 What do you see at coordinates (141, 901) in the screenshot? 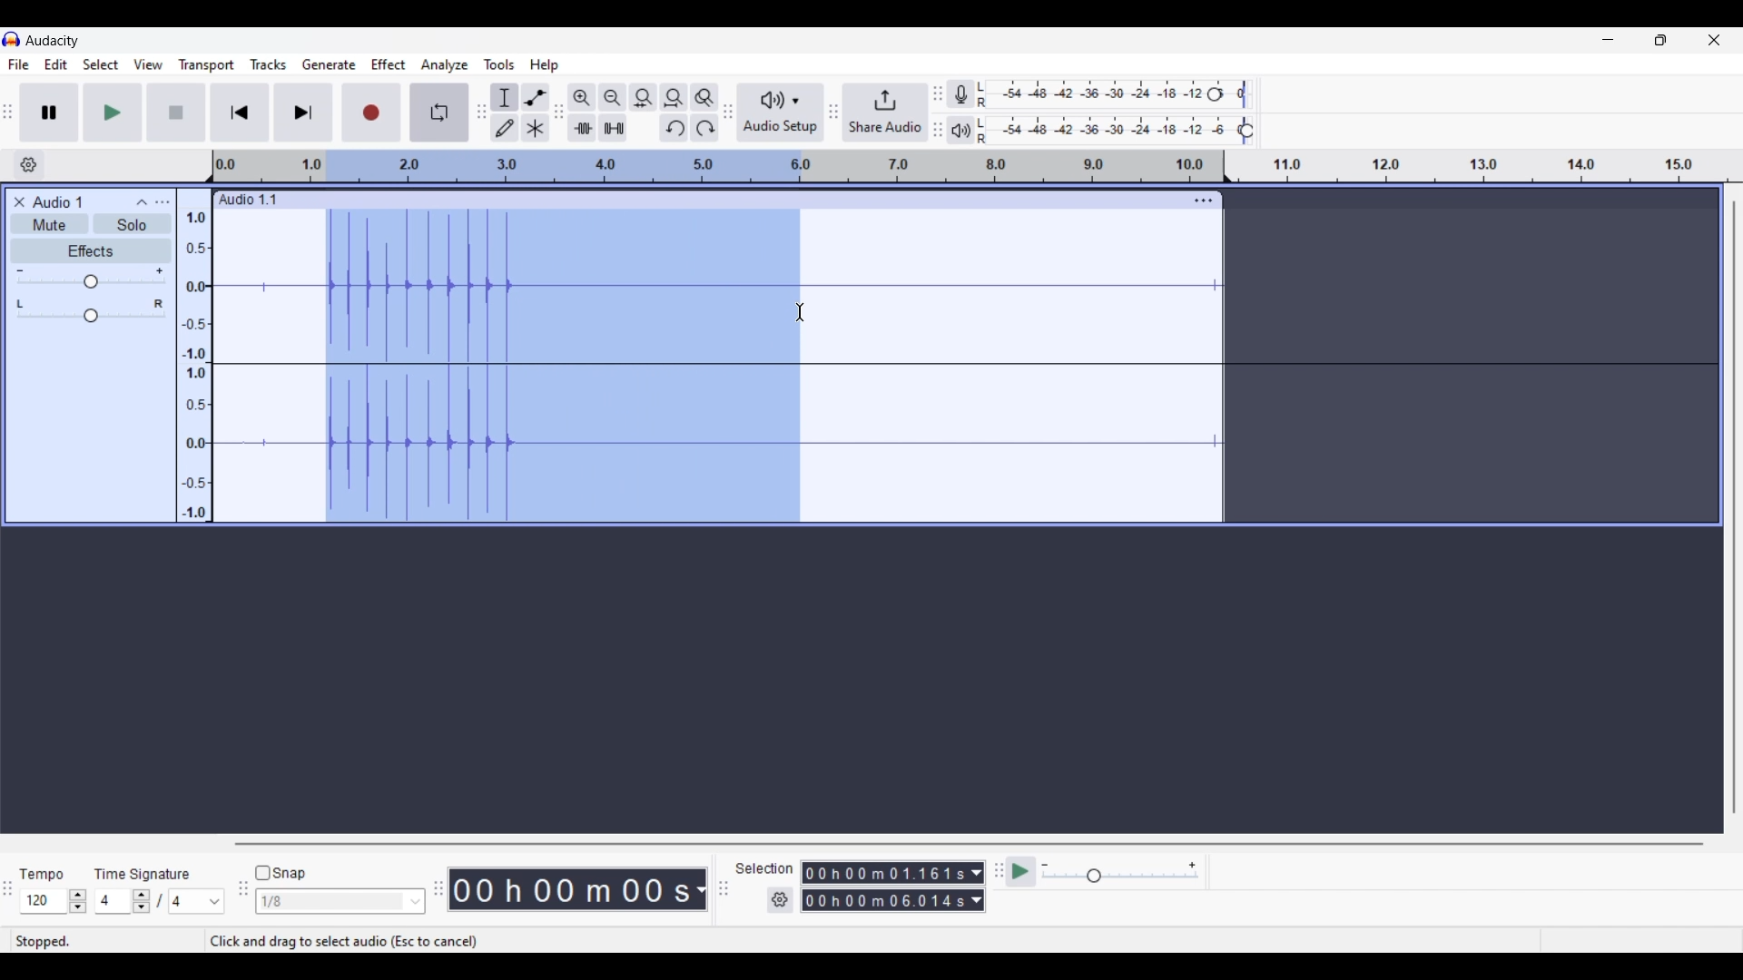
I see `Increase/Decrease time signature` at bounding box center [141, 901].